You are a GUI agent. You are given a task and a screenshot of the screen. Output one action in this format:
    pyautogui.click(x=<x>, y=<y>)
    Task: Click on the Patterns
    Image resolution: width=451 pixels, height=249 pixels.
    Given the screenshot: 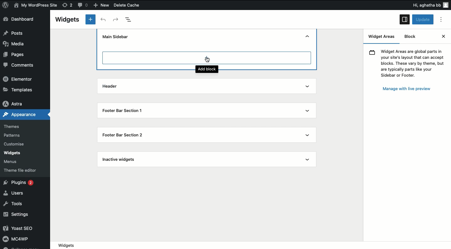 What is the action you would take?
    pyautogui.click(x=14, y=135)
    